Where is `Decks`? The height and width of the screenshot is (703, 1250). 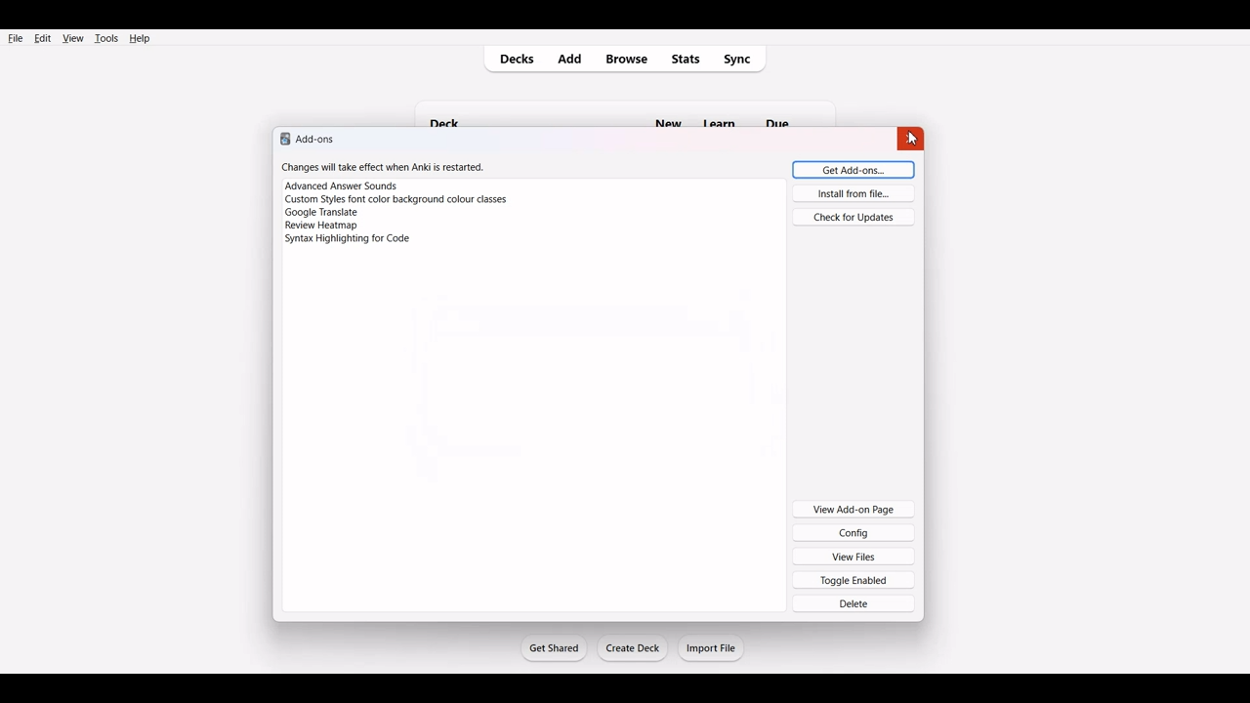
Decks is located at coordinates (513, 60).